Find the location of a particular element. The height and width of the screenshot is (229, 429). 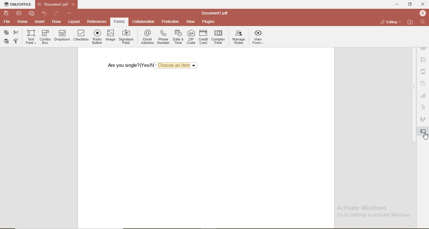

references is located at coordinates (97, 21).